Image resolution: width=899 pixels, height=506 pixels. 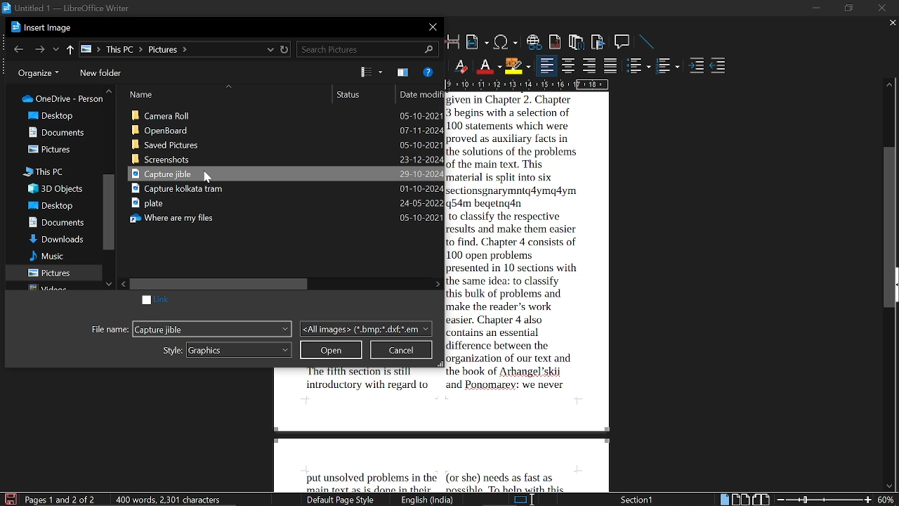 What do you see at coordinates (106, 211) in the screenshot?
I see `vertical scrollbar` at bounding box center [106, 211].